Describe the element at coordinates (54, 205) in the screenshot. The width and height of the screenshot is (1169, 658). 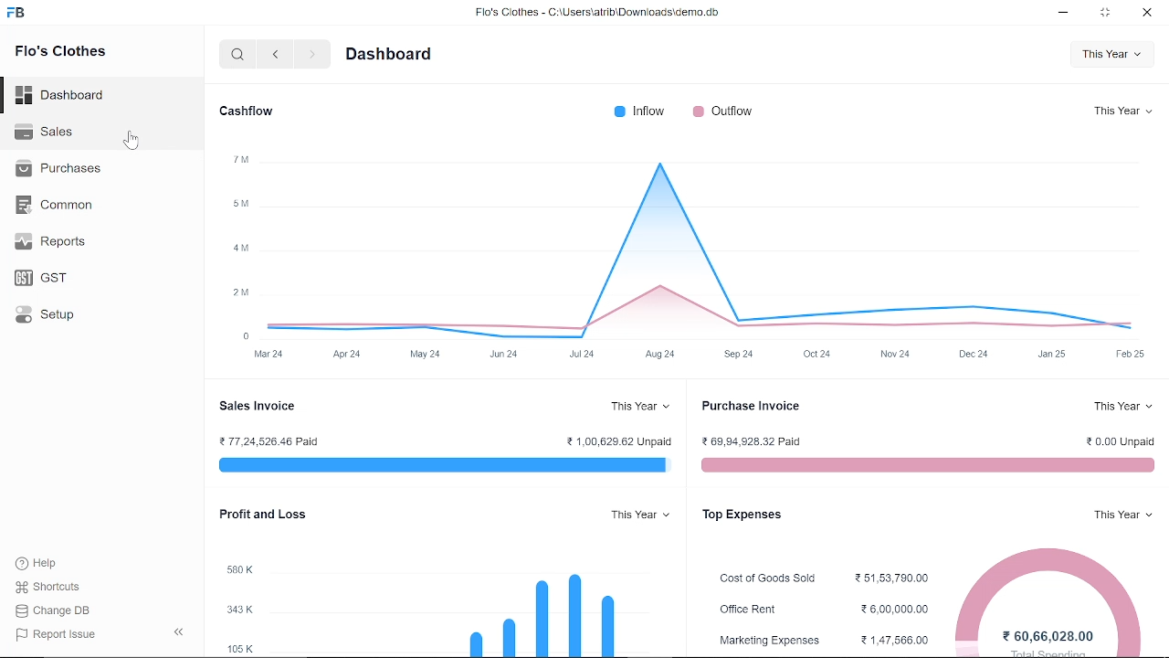
I see `Common` at that location.